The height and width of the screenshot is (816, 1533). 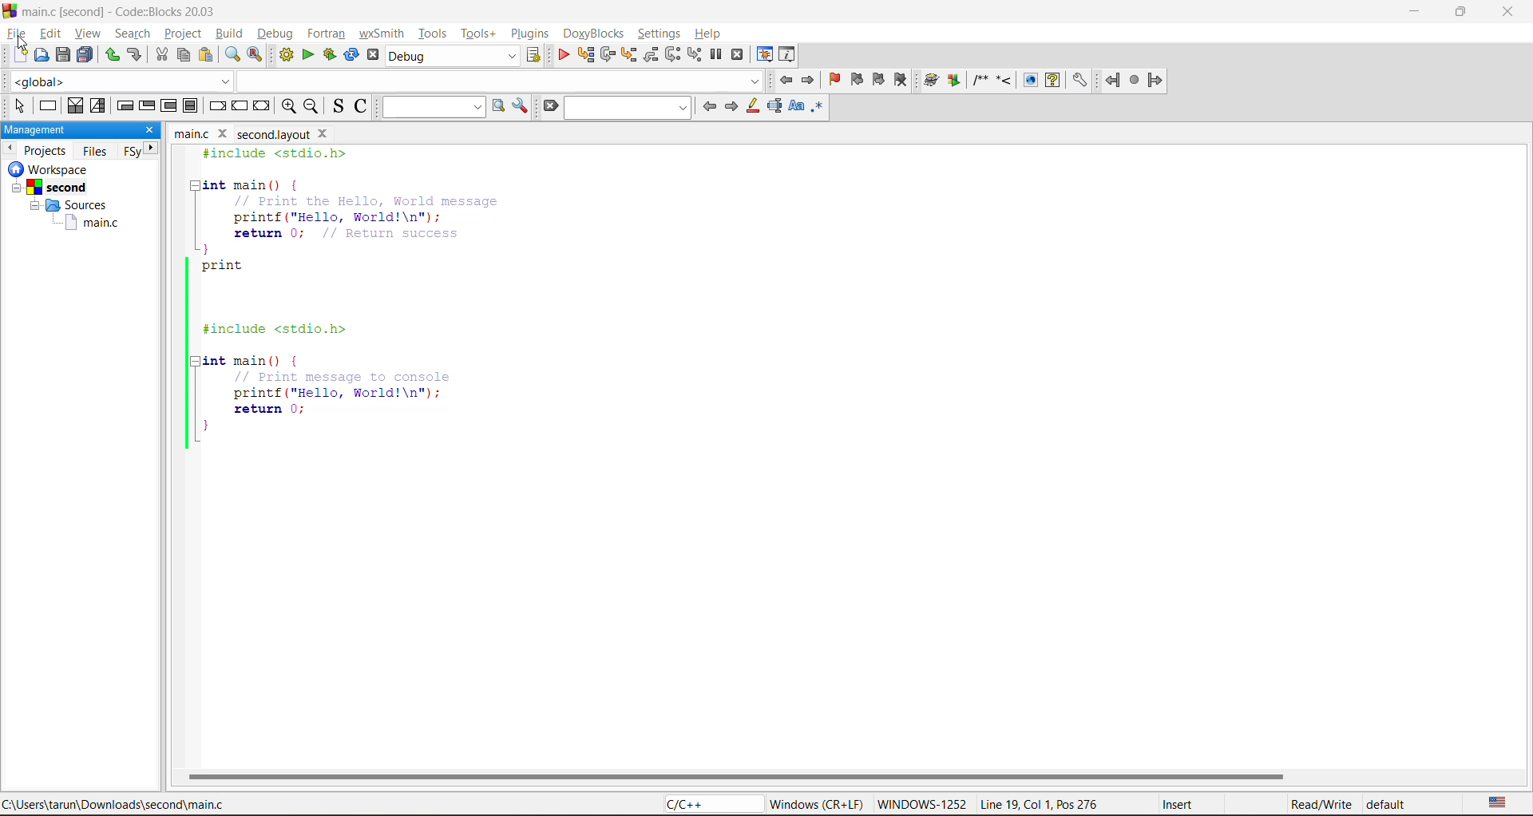 I want to click on language, so click(x=710, y=803).